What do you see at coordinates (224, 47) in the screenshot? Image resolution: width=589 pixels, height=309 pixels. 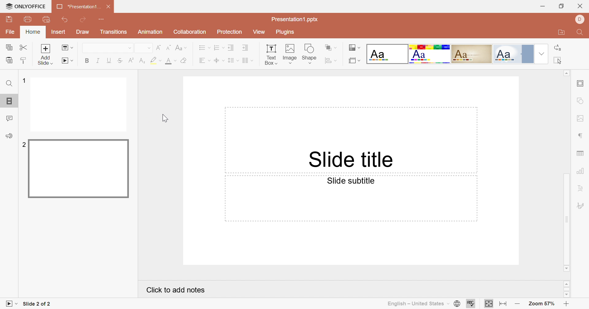 I see `Drop Down` at bounding box center [224, 47].